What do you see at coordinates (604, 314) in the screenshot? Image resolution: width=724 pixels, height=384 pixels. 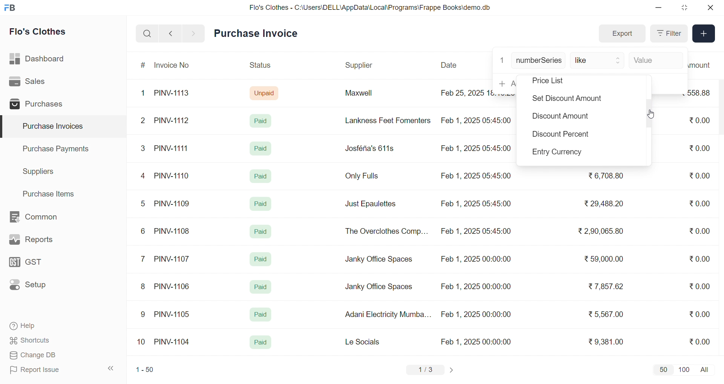 I see `₹ 5,567.00` at bounding box center [604, 314].